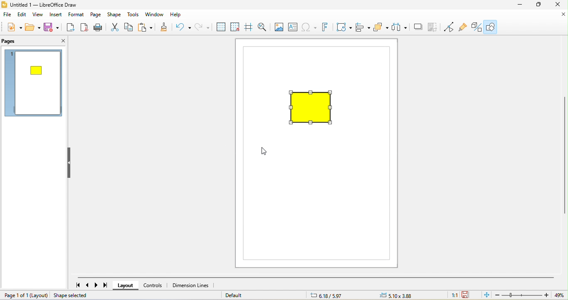  What do you see at coordinates (262, 150) in the screenshot?
I see `cursor` at bounding box center [262, 150].